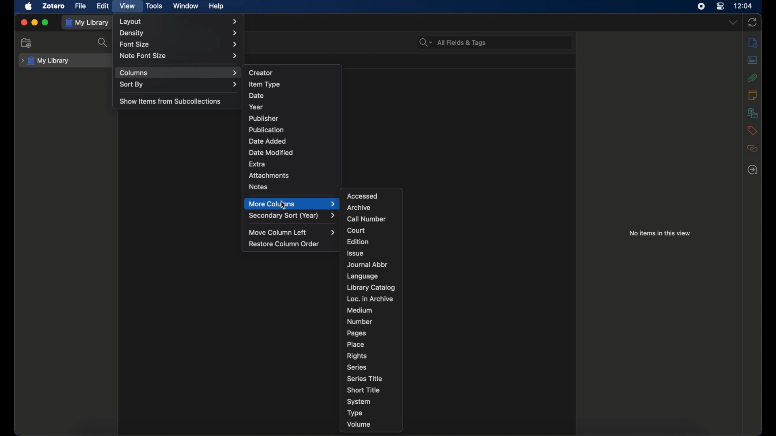  I want to click on medium, so click(359, 310).